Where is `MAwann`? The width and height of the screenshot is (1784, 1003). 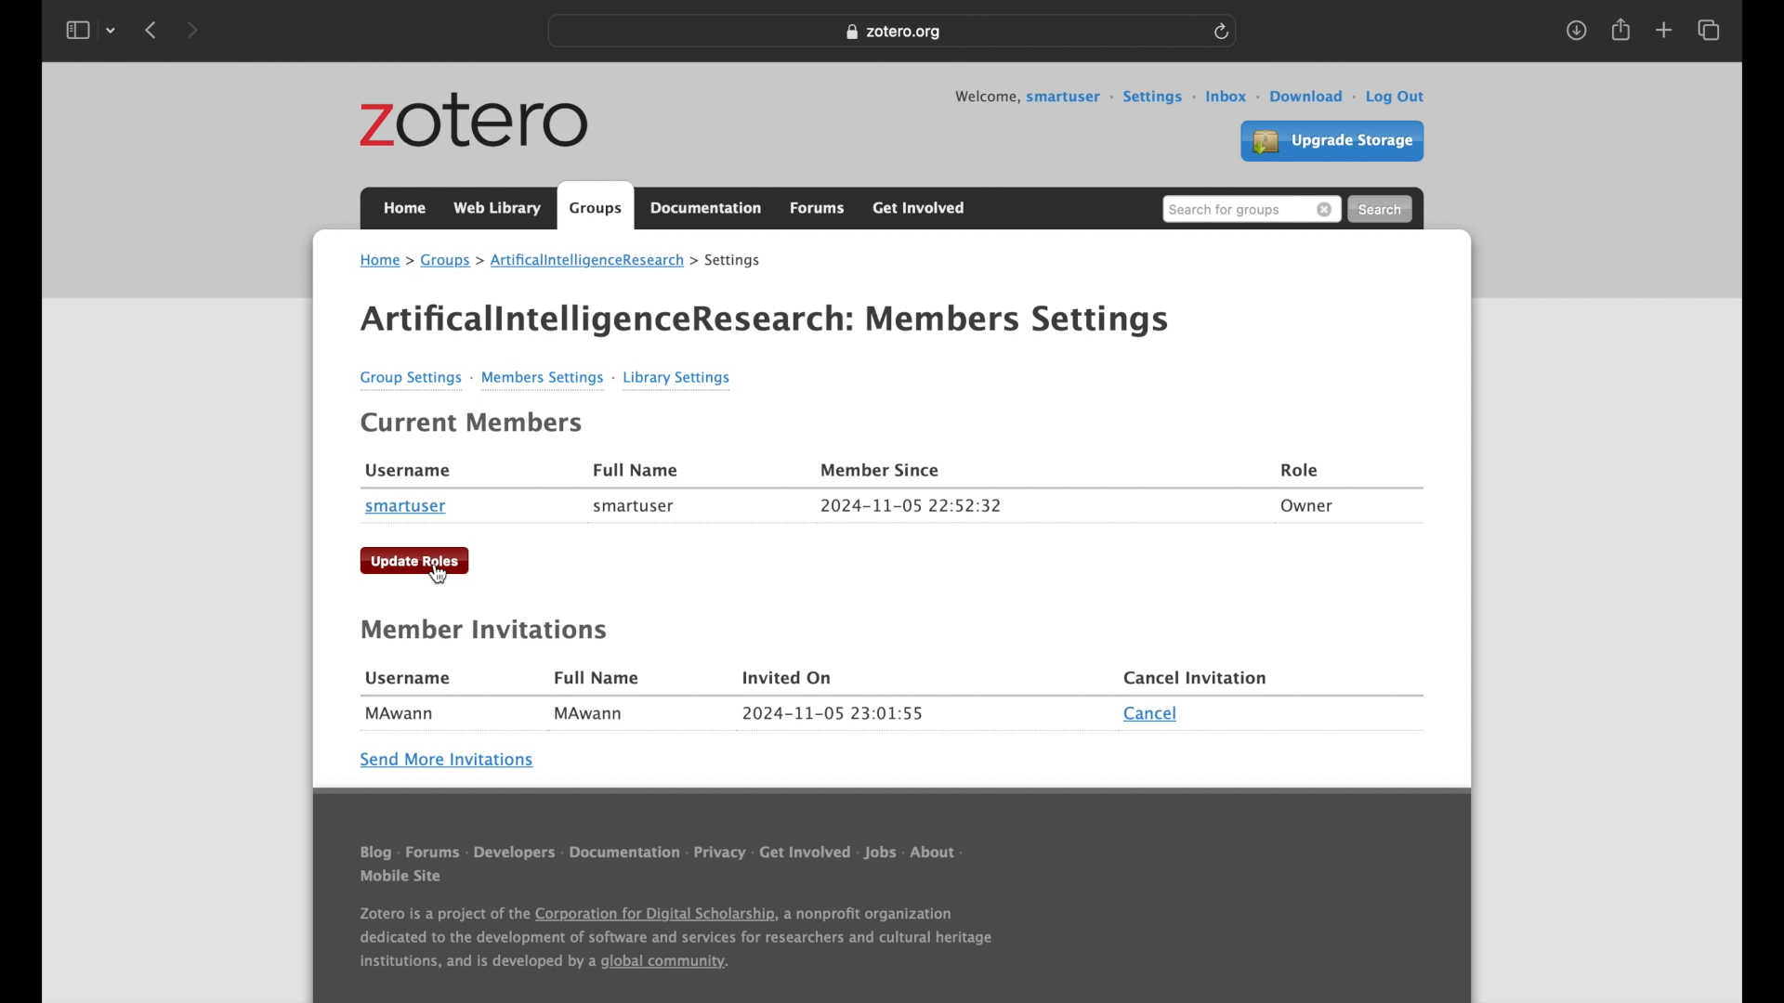
MAwann is located at coordinates (588, 715).